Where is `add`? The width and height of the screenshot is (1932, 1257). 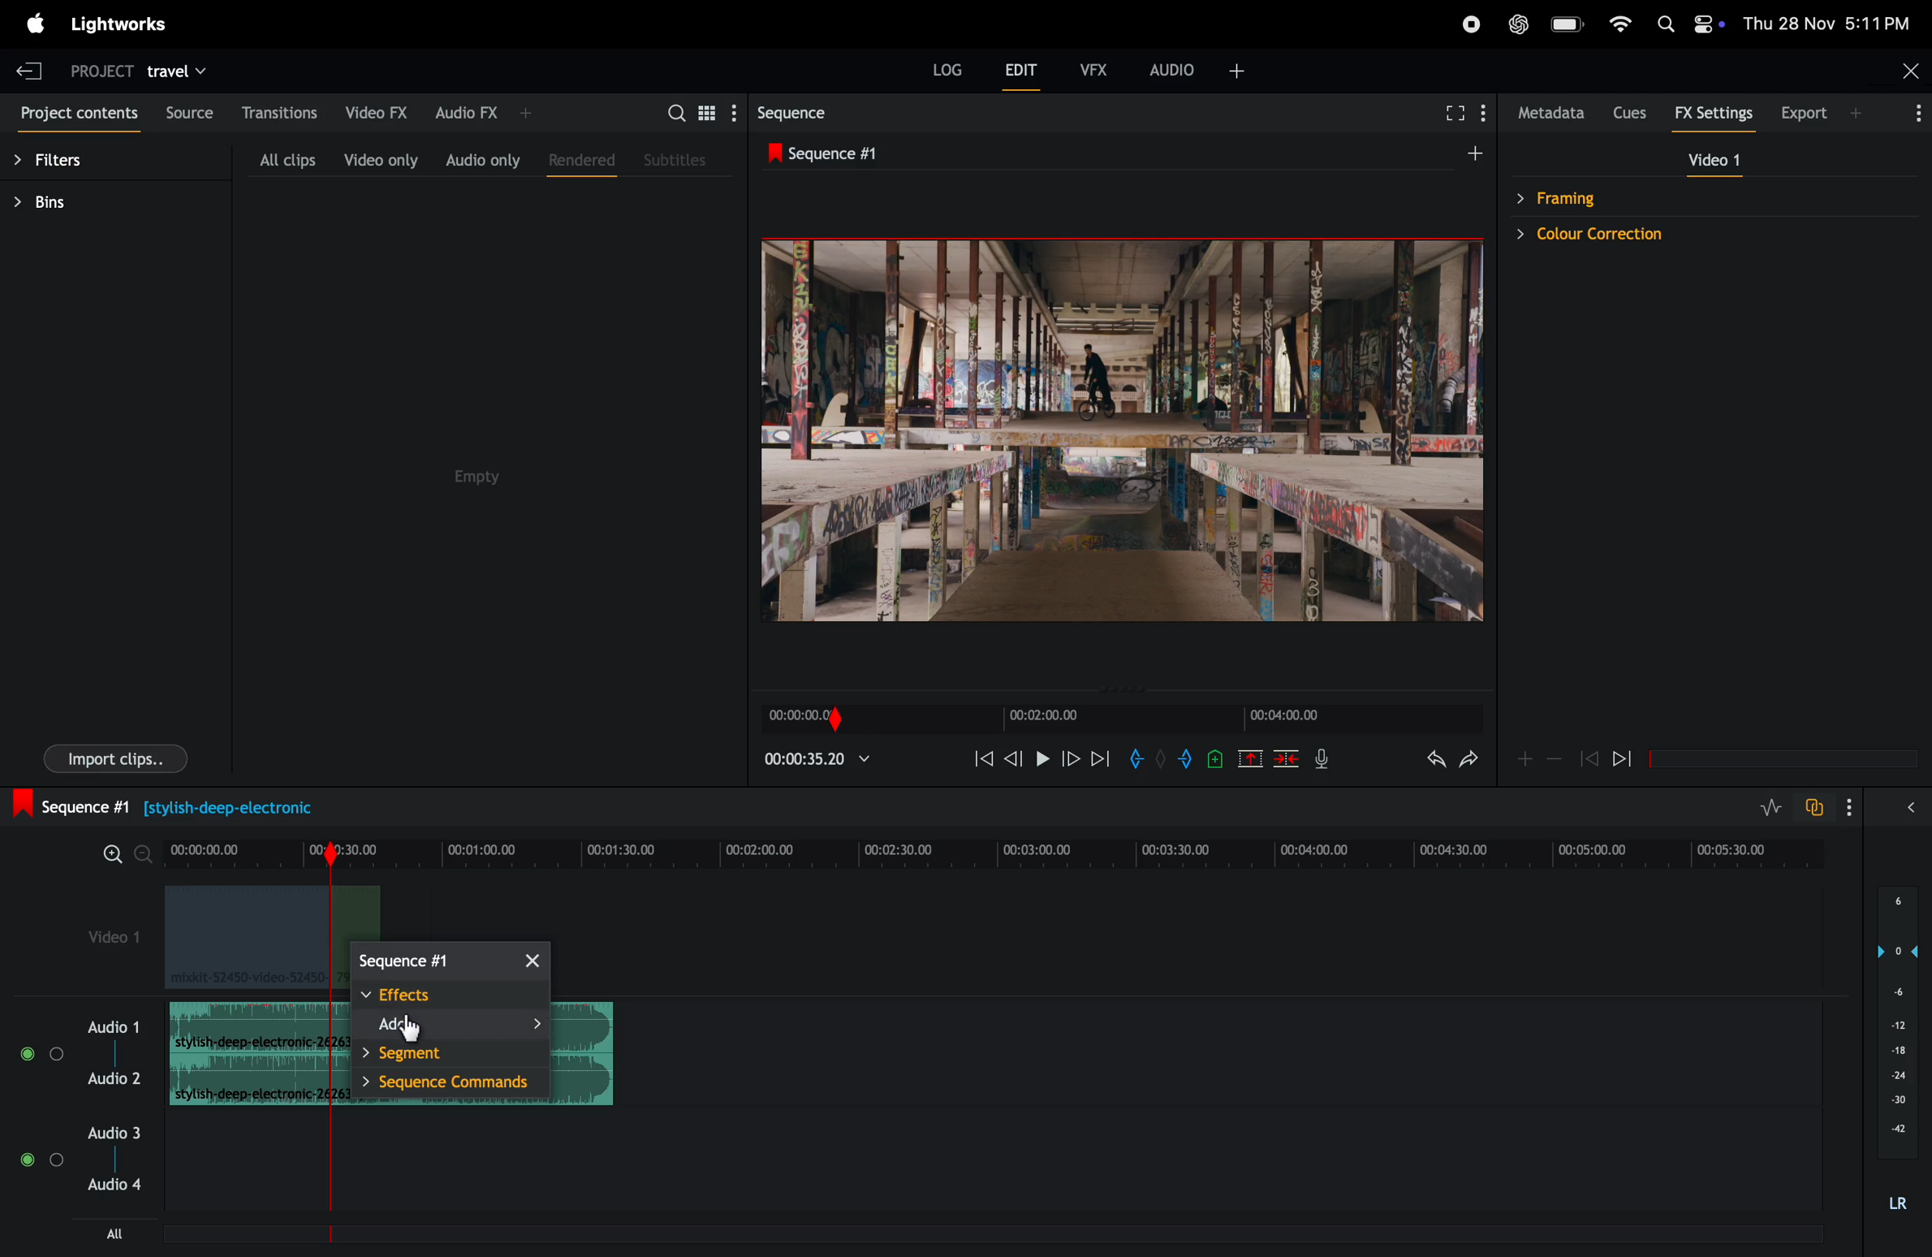
add is located at coordinates (1522, 758).